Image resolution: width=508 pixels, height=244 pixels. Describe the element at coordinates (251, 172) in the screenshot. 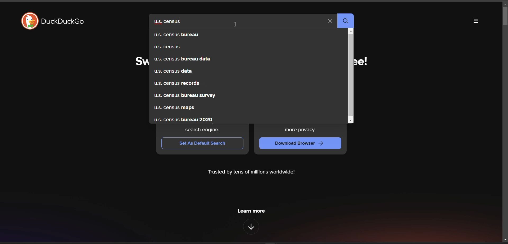

I see `Trusted by tens of millions worldwide!` at that location.